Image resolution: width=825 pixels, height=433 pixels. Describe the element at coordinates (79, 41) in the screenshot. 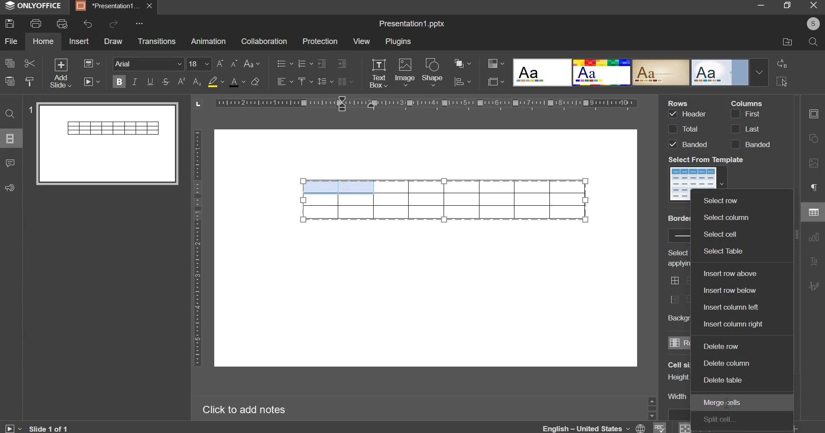

I see `insert` at that location.